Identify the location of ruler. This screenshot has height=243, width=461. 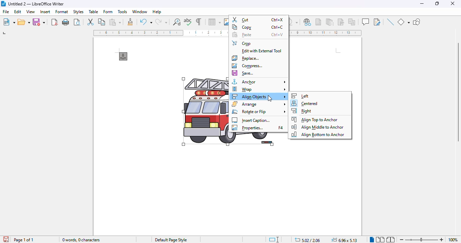
(326, 33).